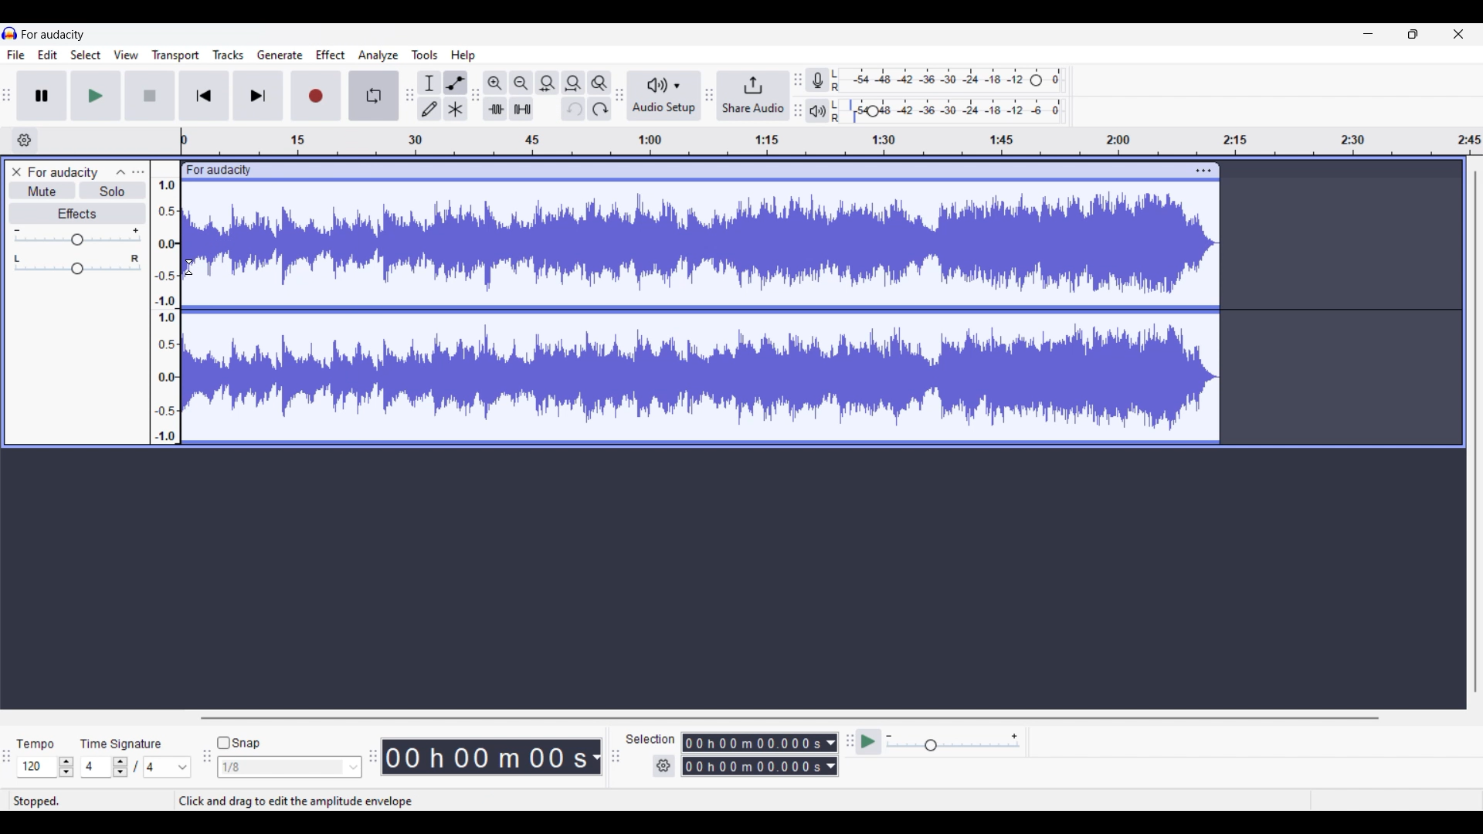 This screenshot has width=1483, height=834. I want to click on Tracks, so click(228, 55).